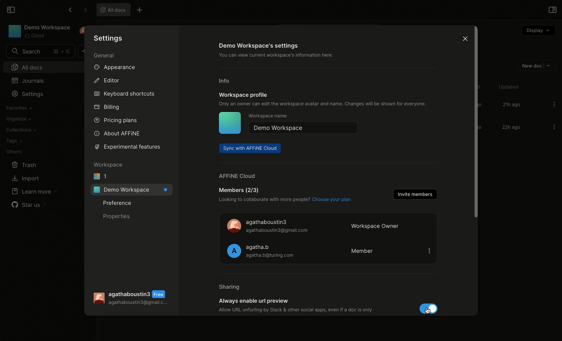 Image resolution: width=562 pixels, height=341 pixels. I want to click on Demo workspace settings, so click(282, 51).